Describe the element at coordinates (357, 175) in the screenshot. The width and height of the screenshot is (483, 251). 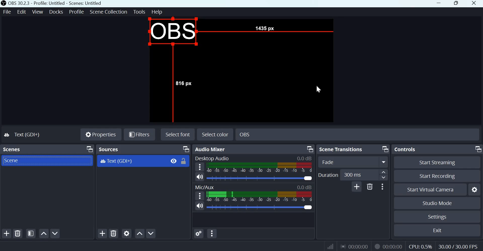
I see `300 ms` at that location.